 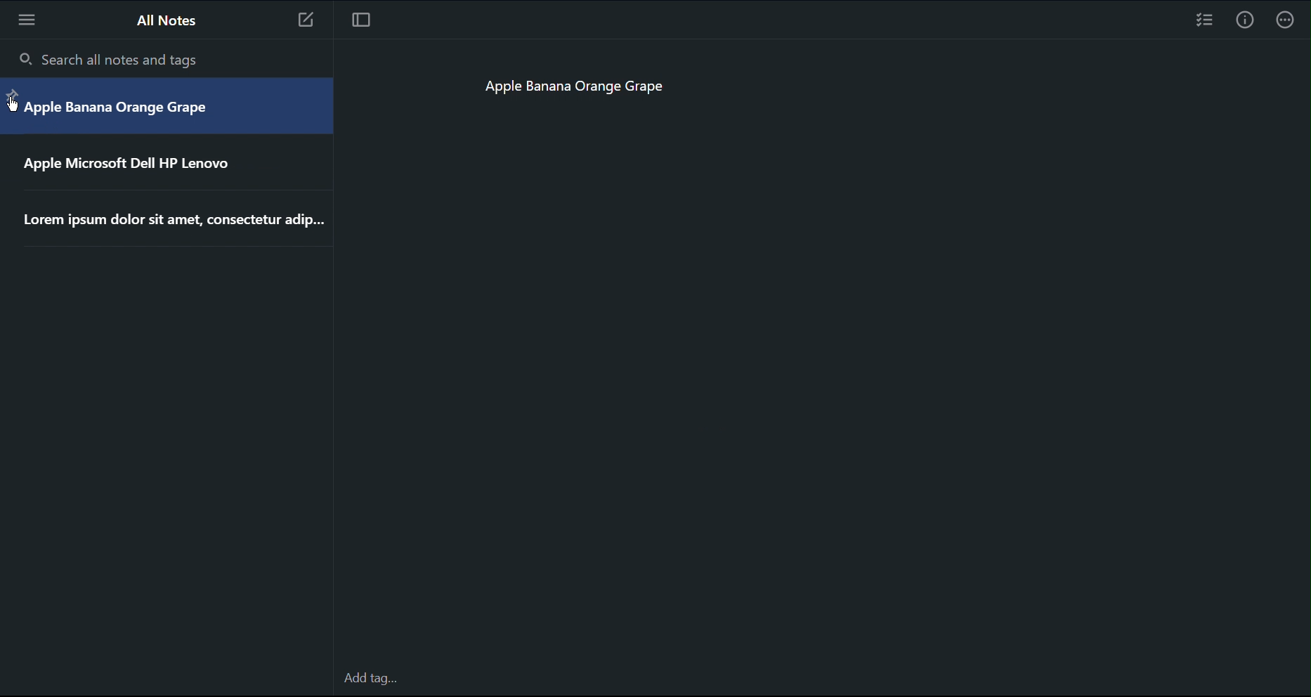 What do you see at coordinates (171, 221) in the screenshot?
I see `Lorem ipsum dolor sit amet, consectetur adip...` at bounding box center [171, 221].